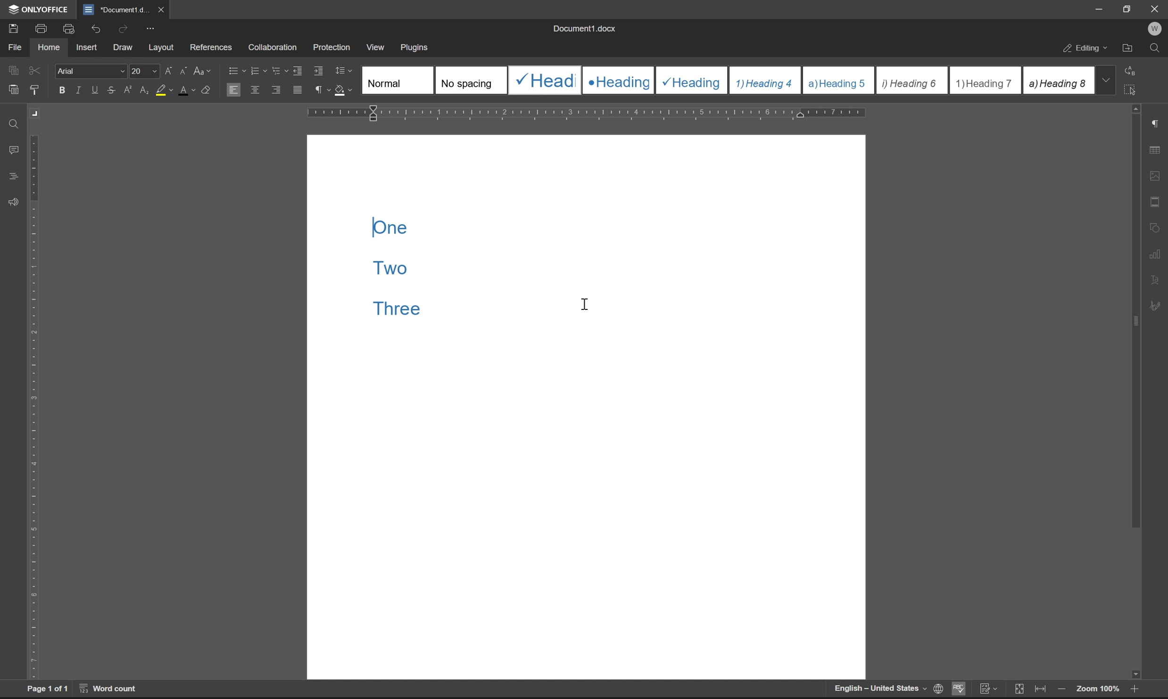 The height and width of the screenshot is (699, 1168). What do you see at coordinates (342, 89) in the screenshot?
I see `shading` at bounding box center [342, 89].